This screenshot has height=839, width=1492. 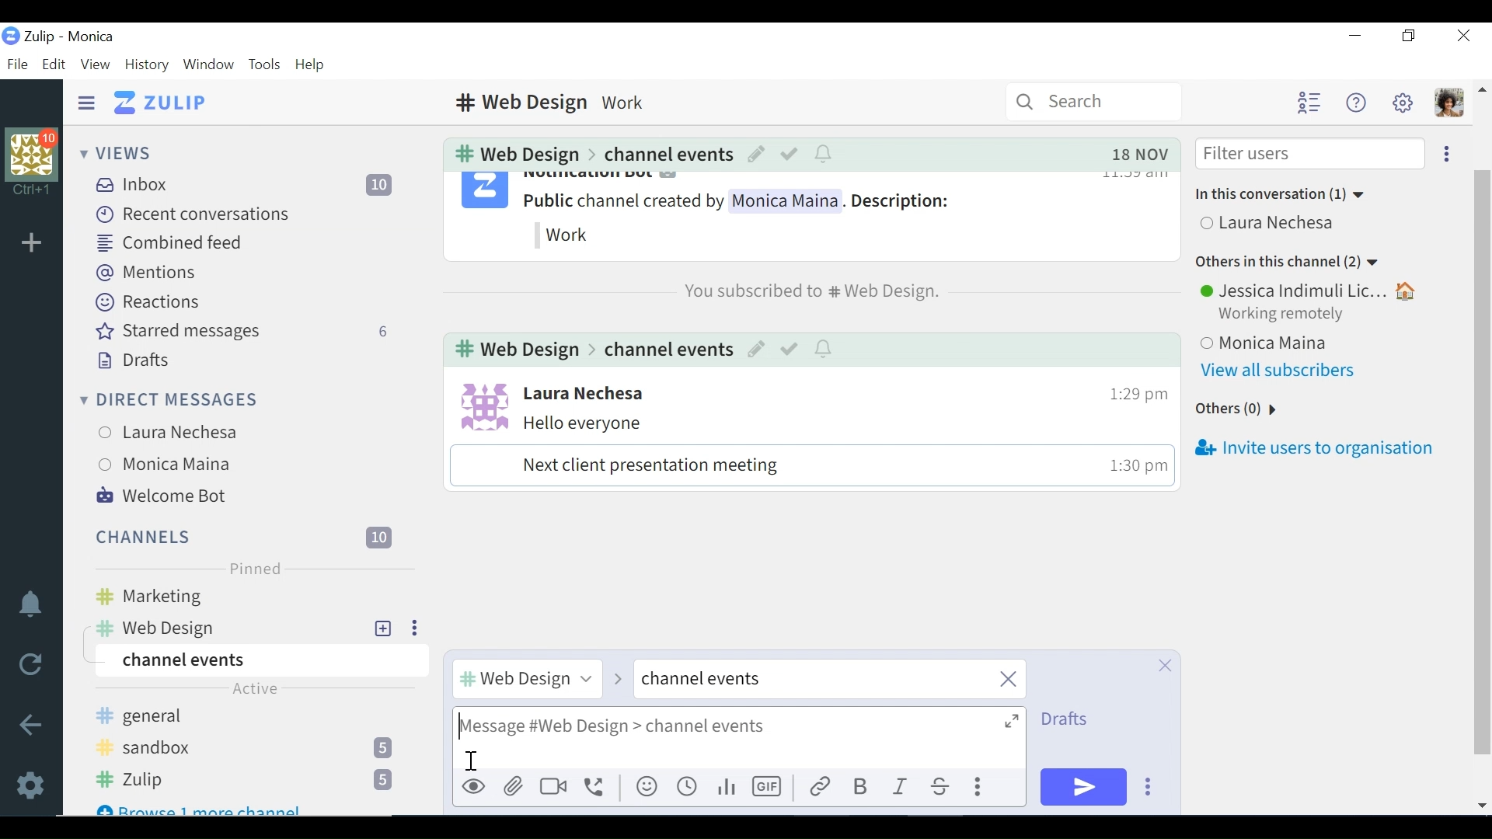 What do you see at coordinates (10, 36) in the screenshot?
I see `Zulip logo` at bounding box center [10, 36].